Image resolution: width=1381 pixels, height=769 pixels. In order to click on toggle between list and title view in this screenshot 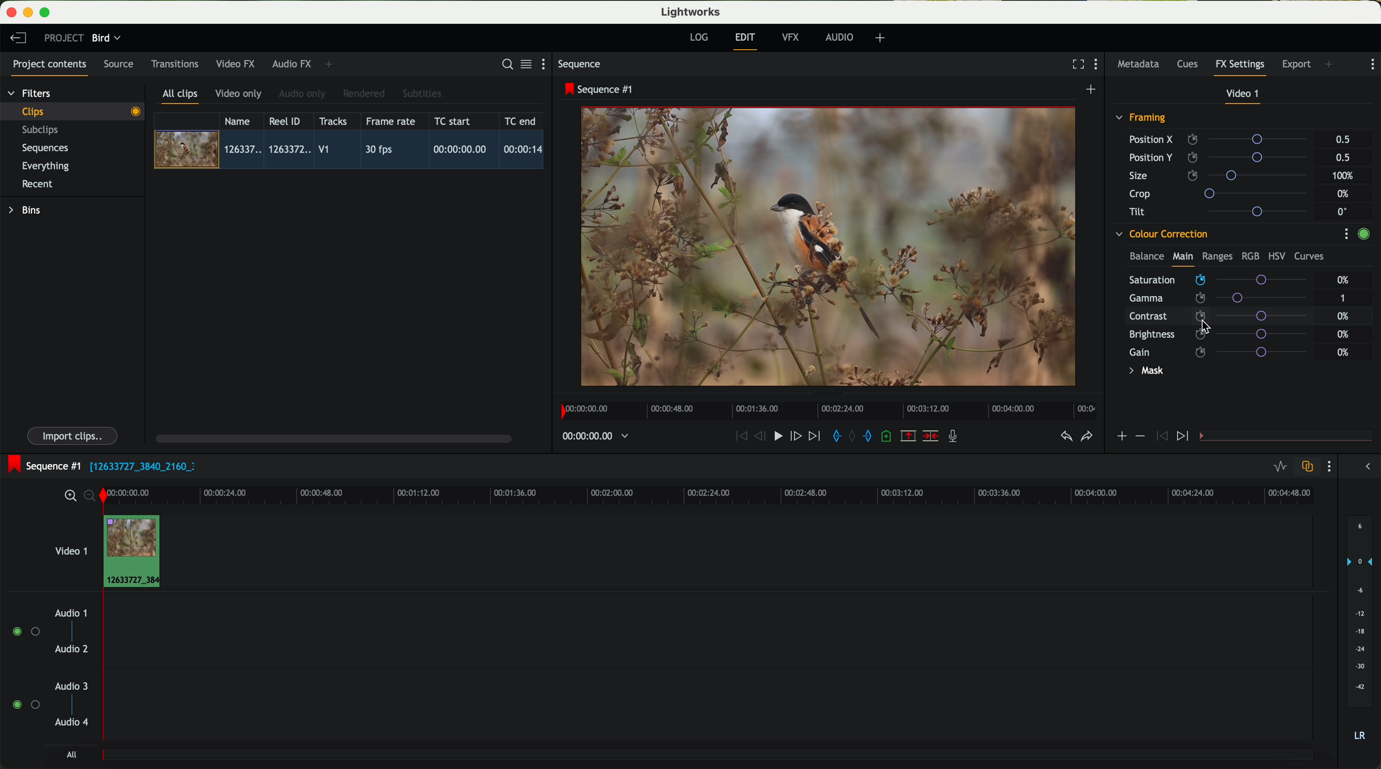, I will do `click(525, 64)`.